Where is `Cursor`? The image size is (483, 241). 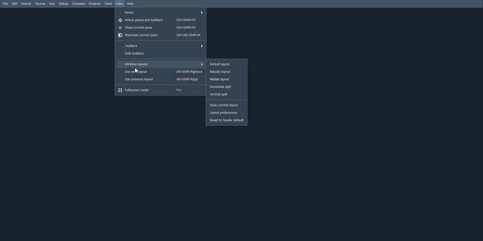
Cursor is located at coordinates (137, 71).